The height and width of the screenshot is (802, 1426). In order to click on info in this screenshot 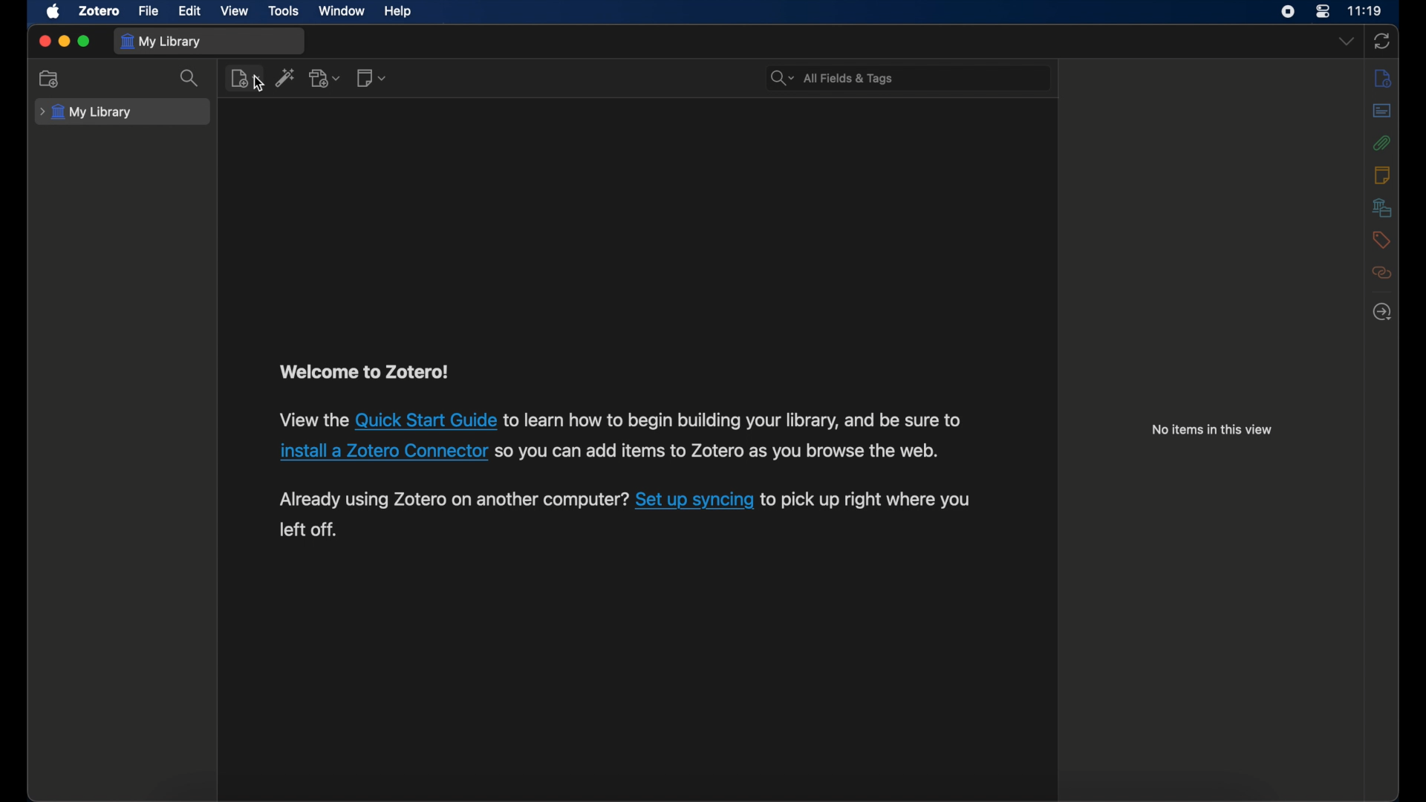, I will do `click(1382, 79)`.